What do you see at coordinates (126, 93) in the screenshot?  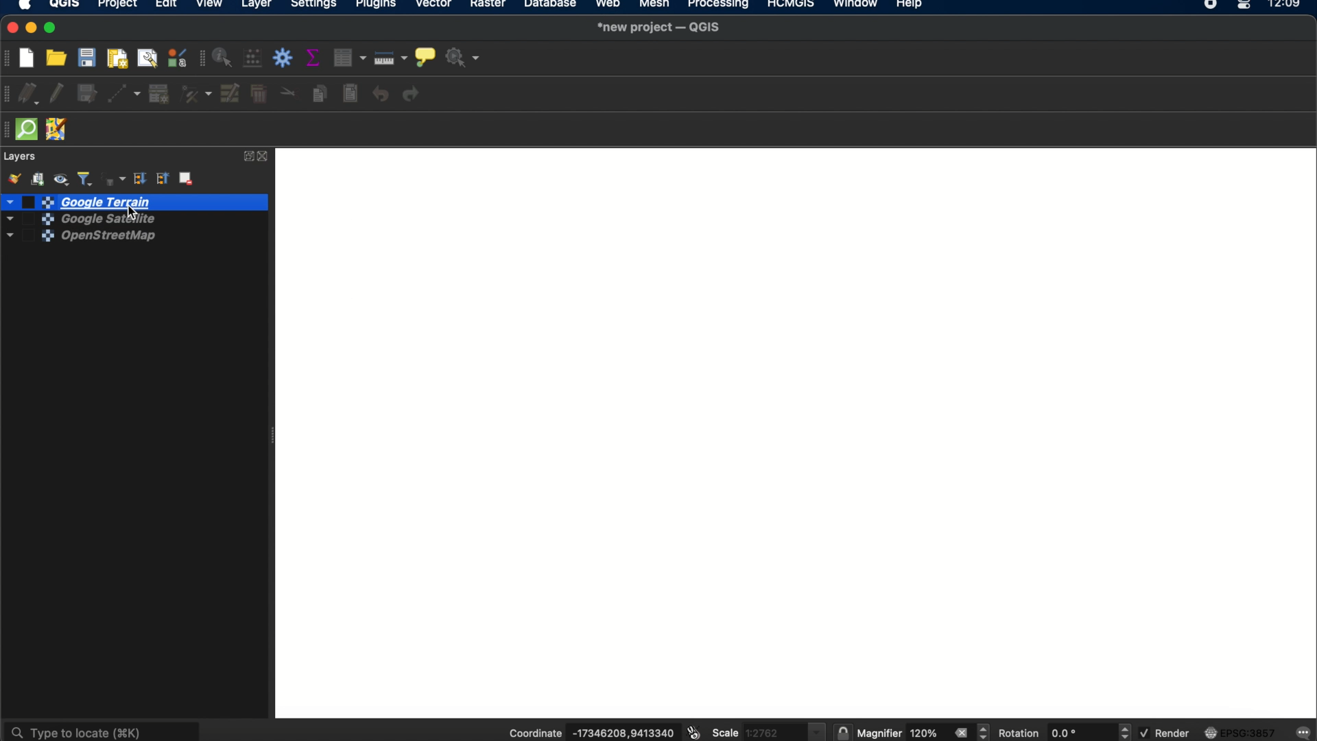 I see `digitize with segment` at bounding box center [126, 93].